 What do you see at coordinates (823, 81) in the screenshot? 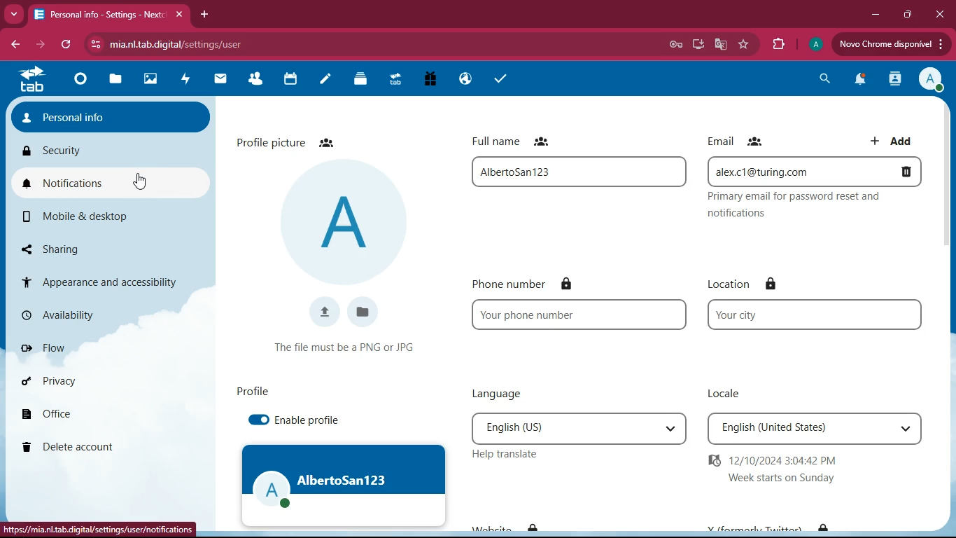
I see `search` at bounding box center [823, 81].